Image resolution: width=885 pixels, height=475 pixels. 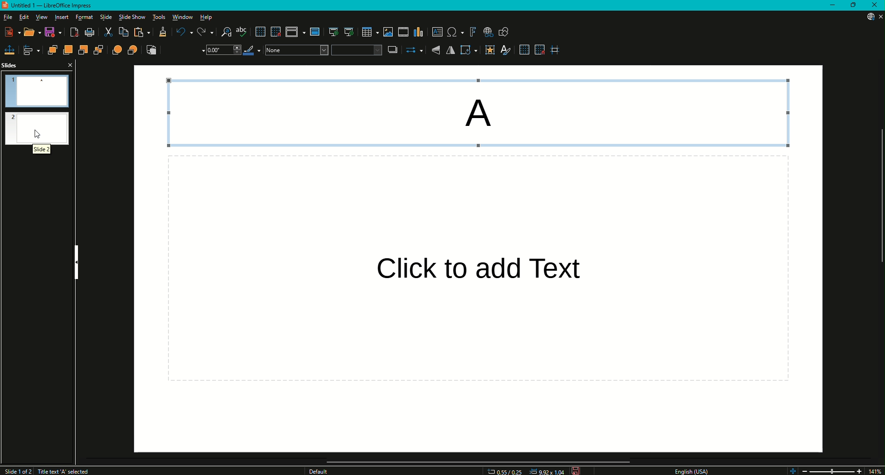 What do you see at coordinates (508, 50) in the screenshot?
I see `Show Styles Sidebar` at bounding box center [508, 50].